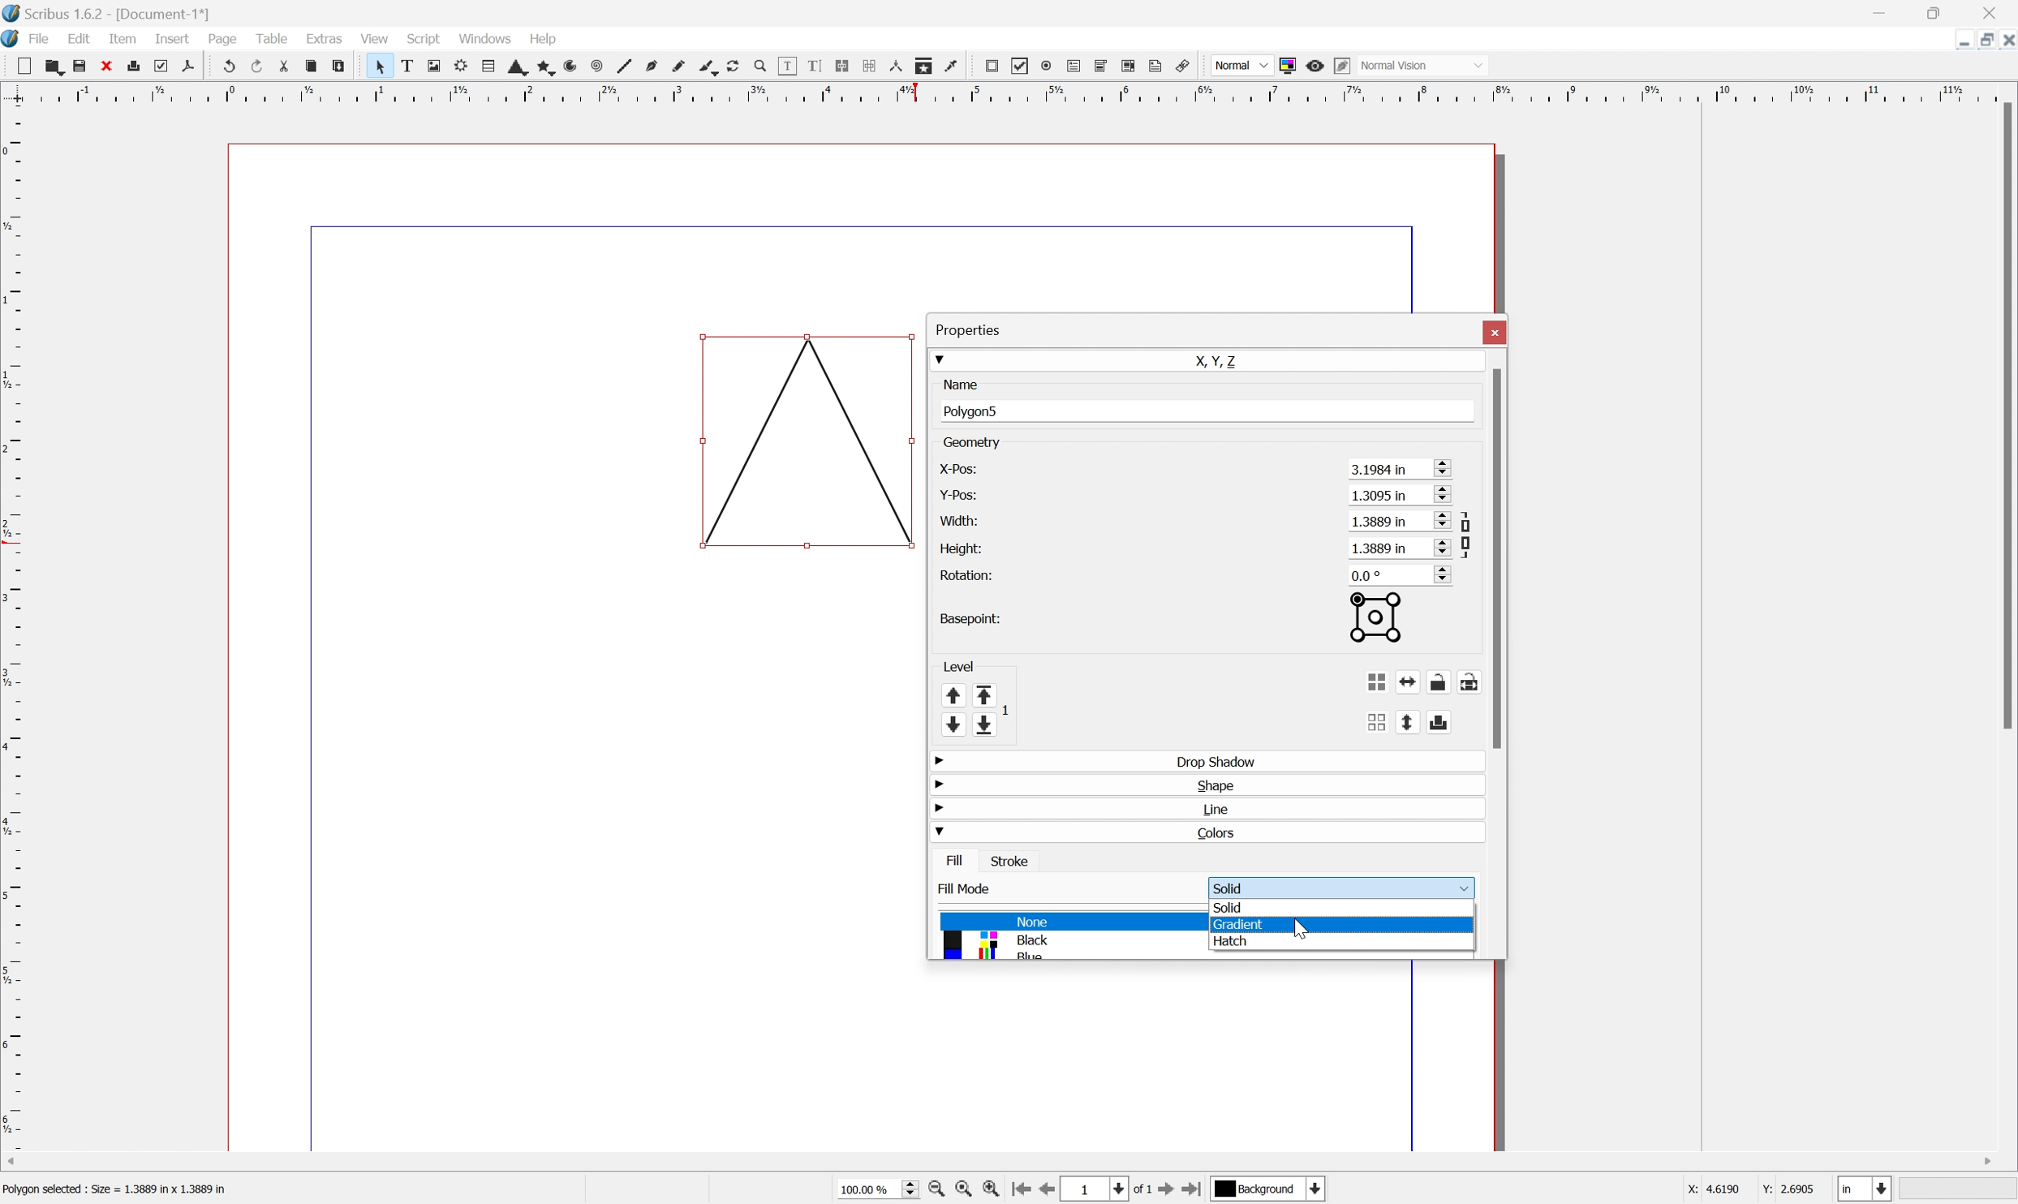 This screenshot has width=2018, height=1204. Describe the element at coordinates (1231, 359) in the screenshot. I see `X, Y, Z` at that location.